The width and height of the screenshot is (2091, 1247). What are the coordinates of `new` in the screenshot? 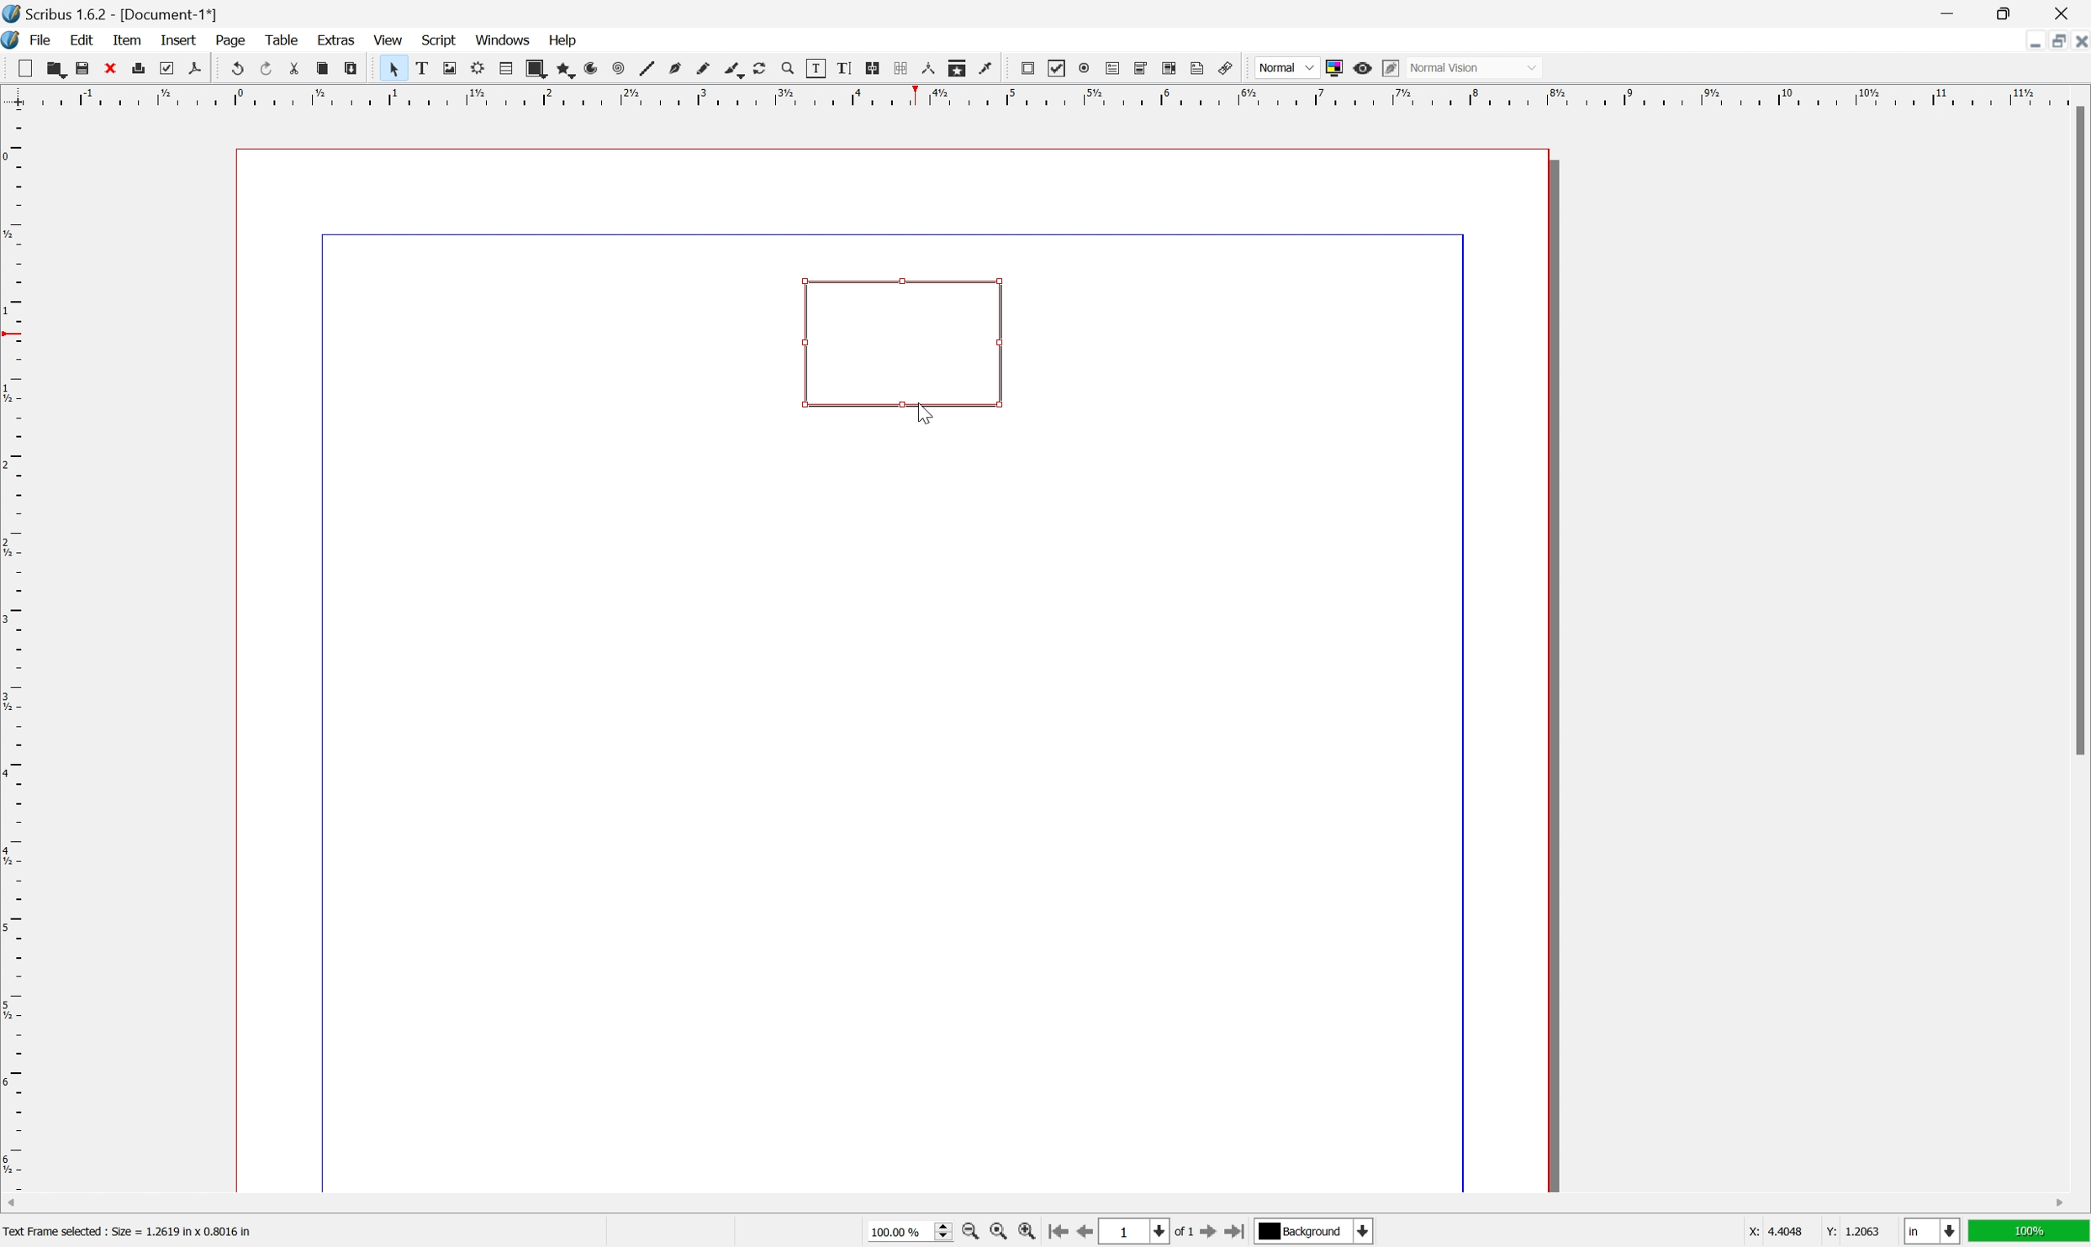 It's located at (25, 69).